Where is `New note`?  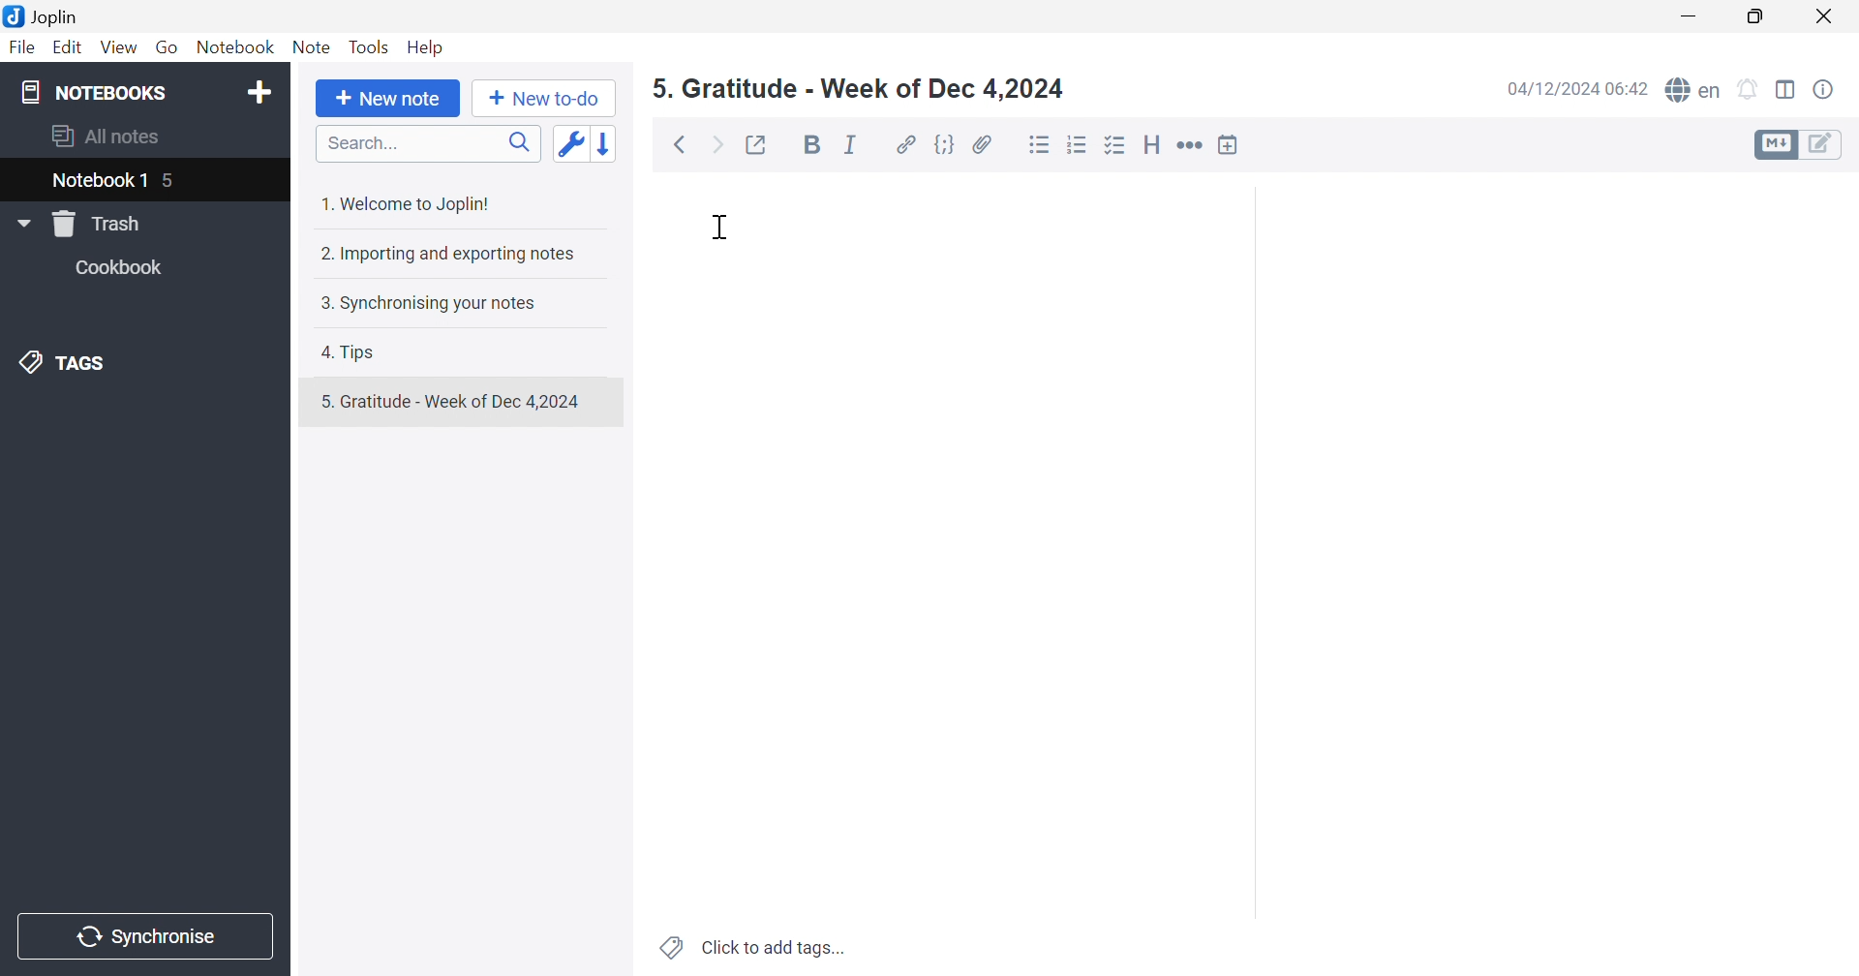
New note is located at coordinates (388, 99).